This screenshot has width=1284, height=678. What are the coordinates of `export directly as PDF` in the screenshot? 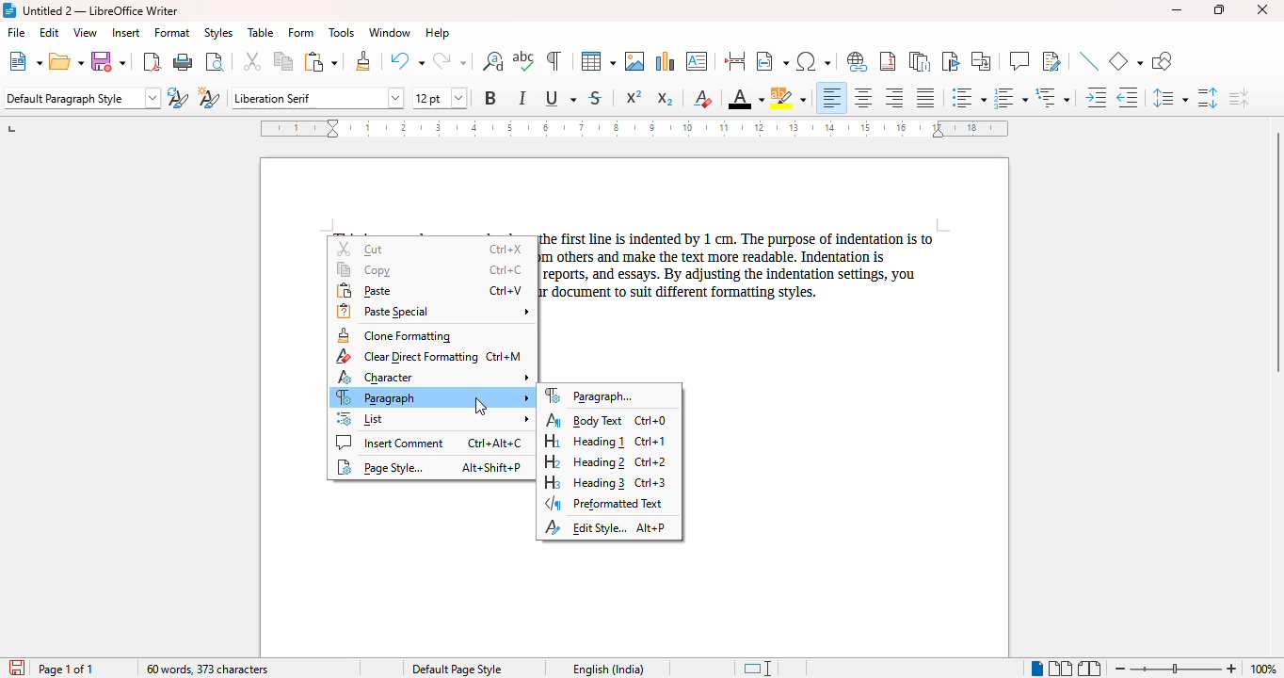 It's located at (151, 61).